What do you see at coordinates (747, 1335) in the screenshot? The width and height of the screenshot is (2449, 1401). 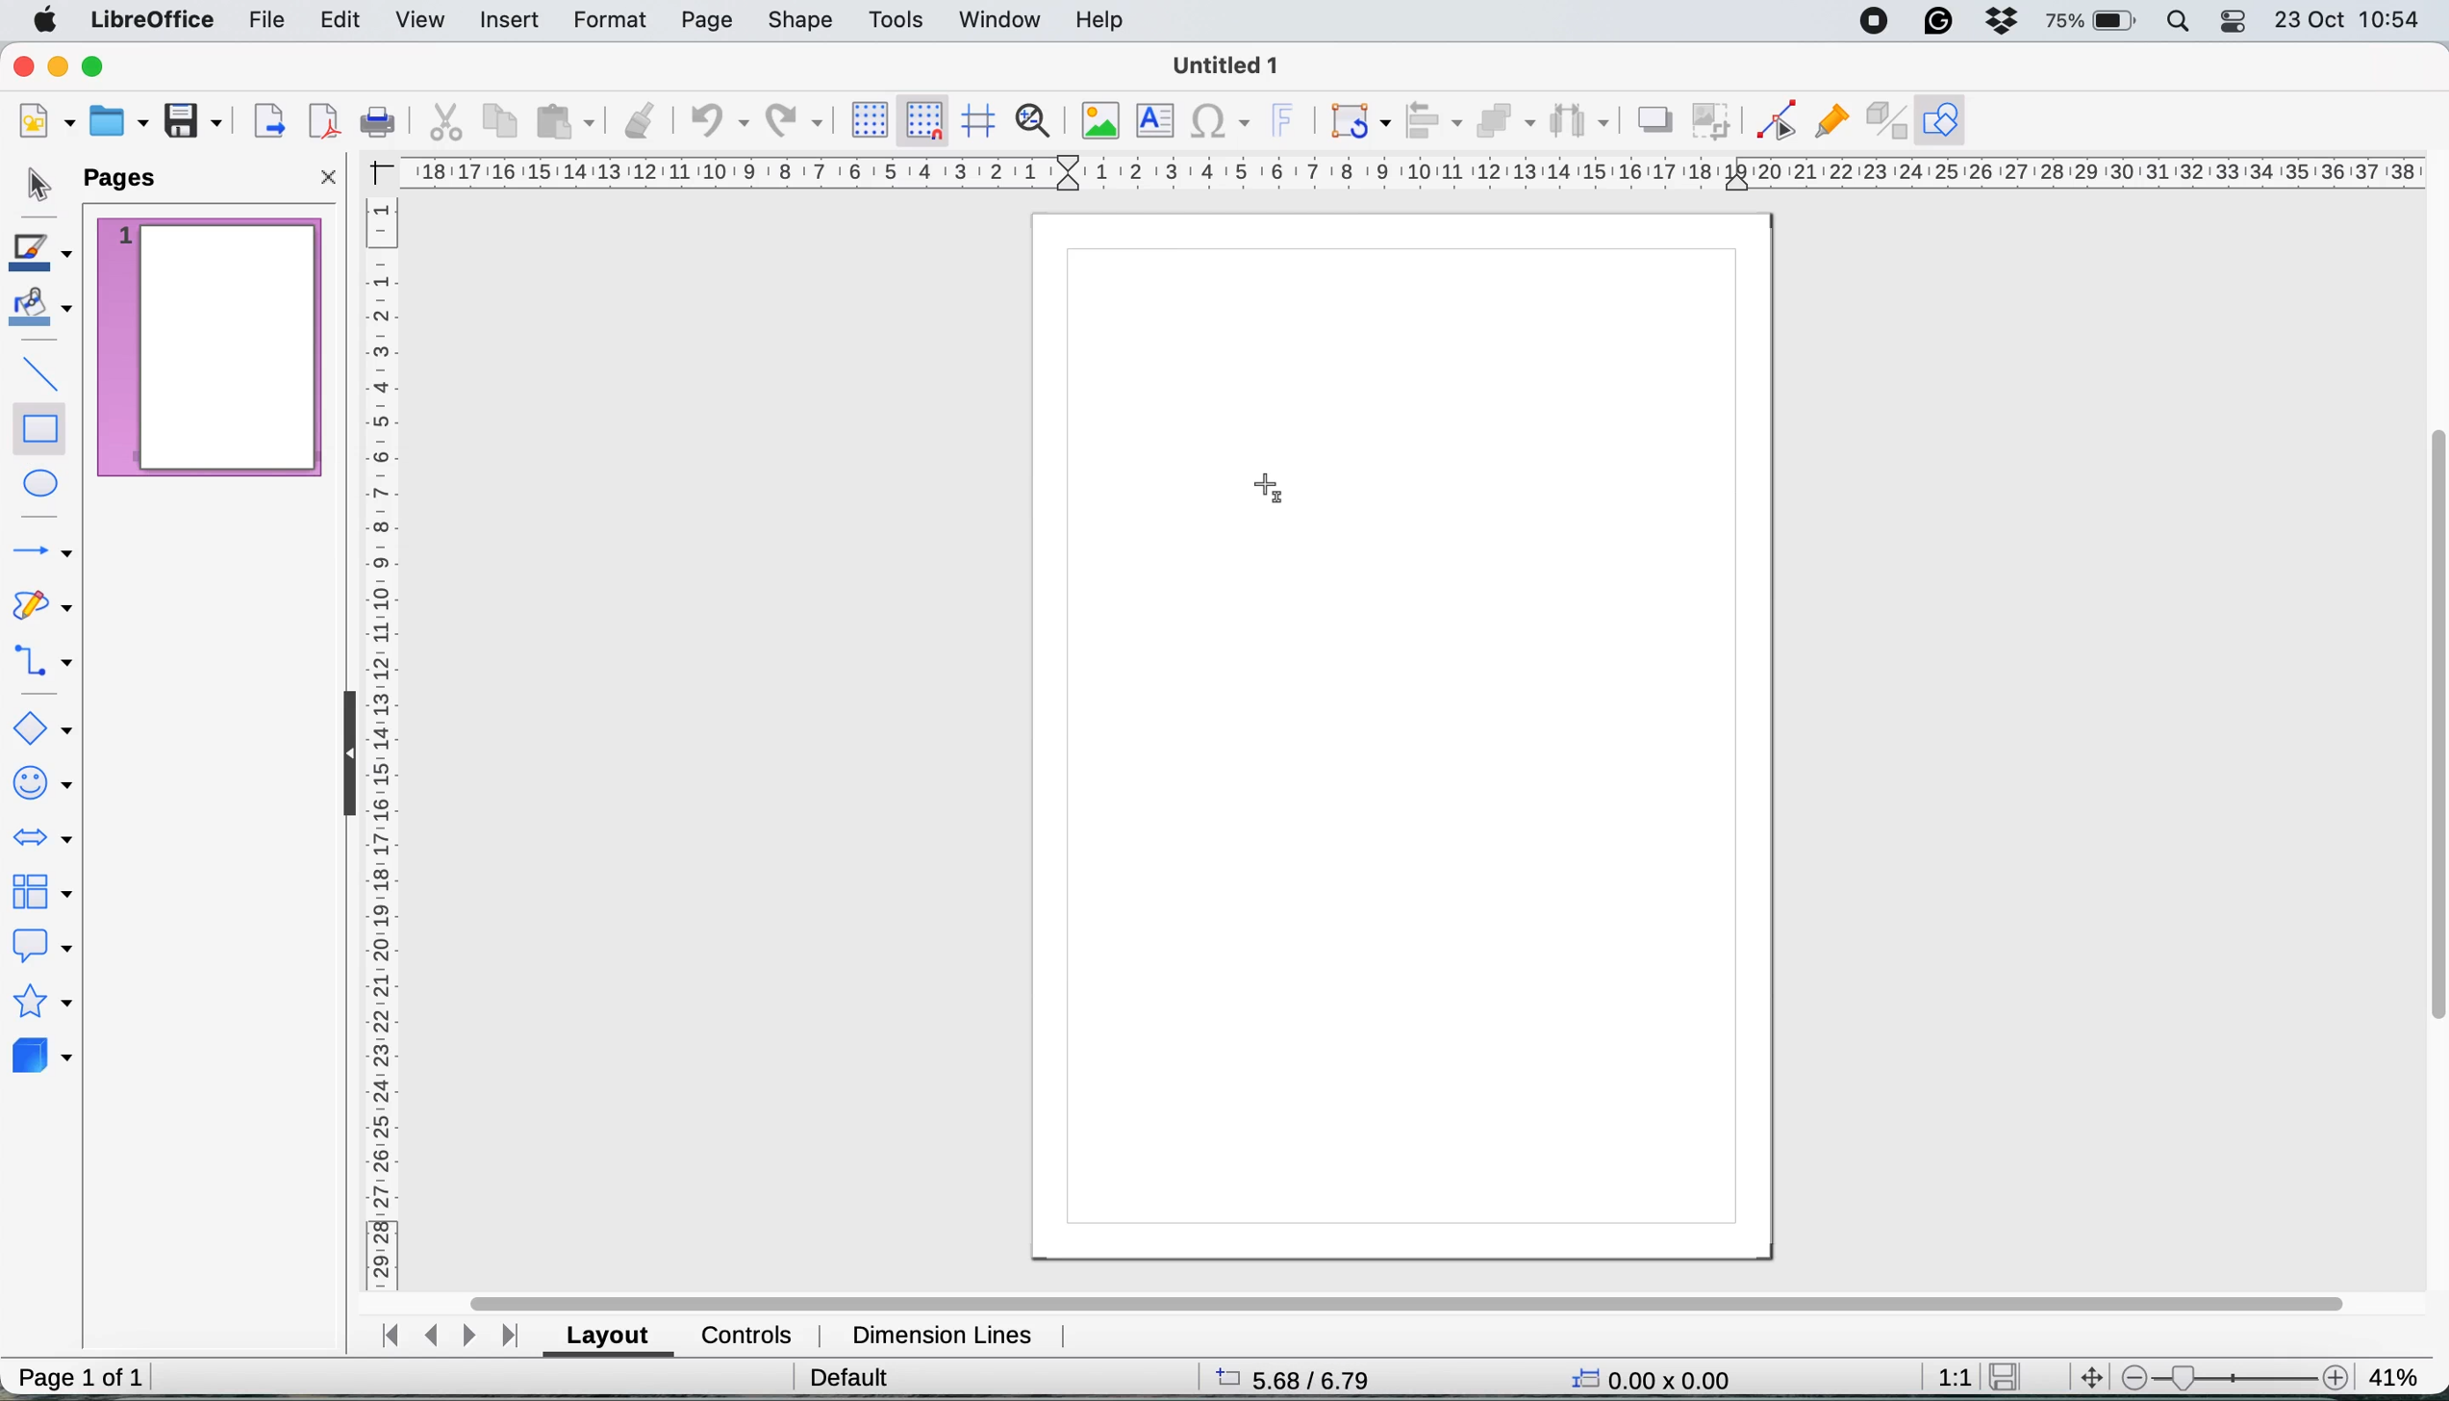 I see `controls` at bounding box center [747, 1335].